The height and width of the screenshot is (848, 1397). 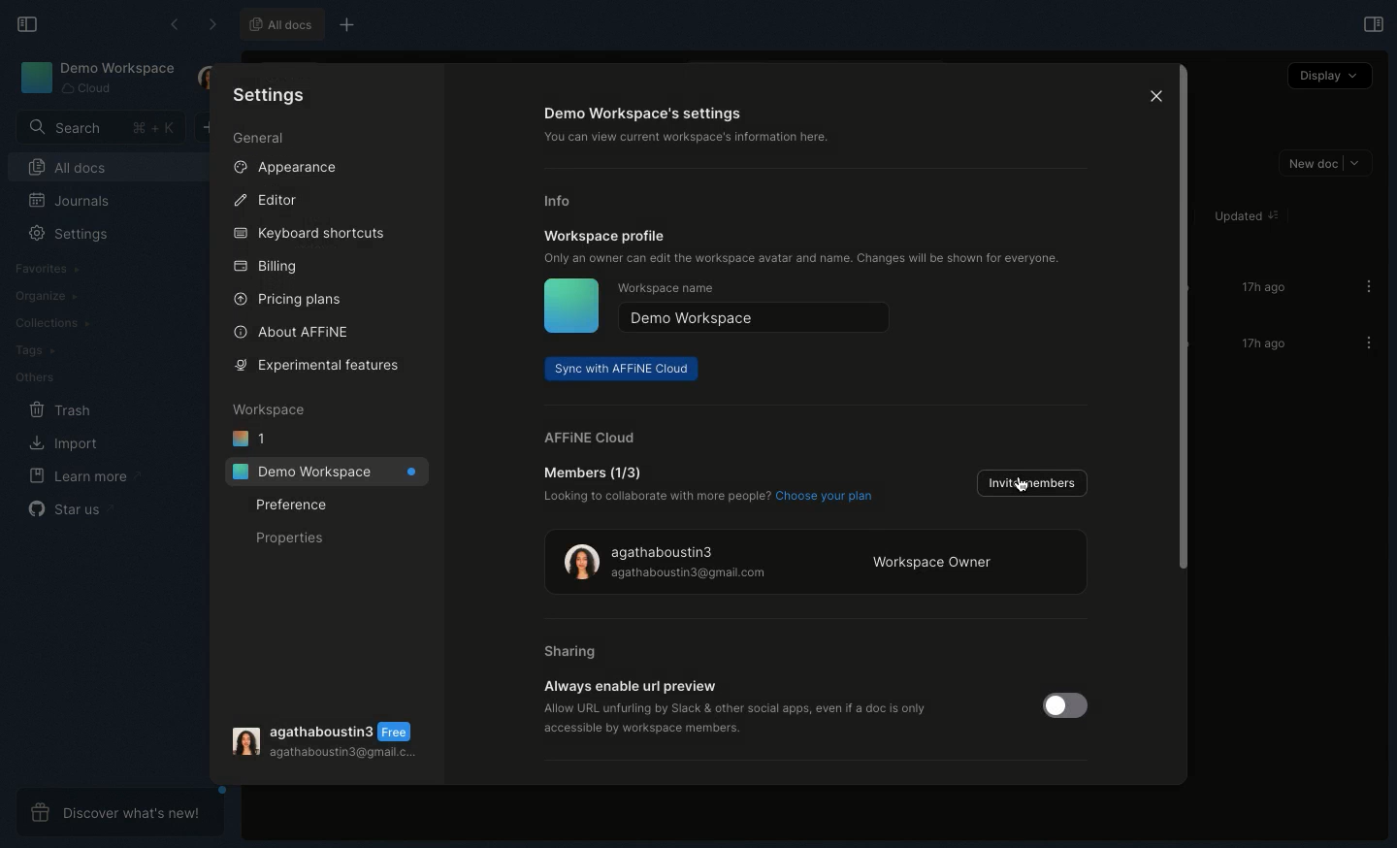 What do you see at coordinates (117, 810) in the screenshot?
I see `Discover what's new!` at bounding box center [117, 810].